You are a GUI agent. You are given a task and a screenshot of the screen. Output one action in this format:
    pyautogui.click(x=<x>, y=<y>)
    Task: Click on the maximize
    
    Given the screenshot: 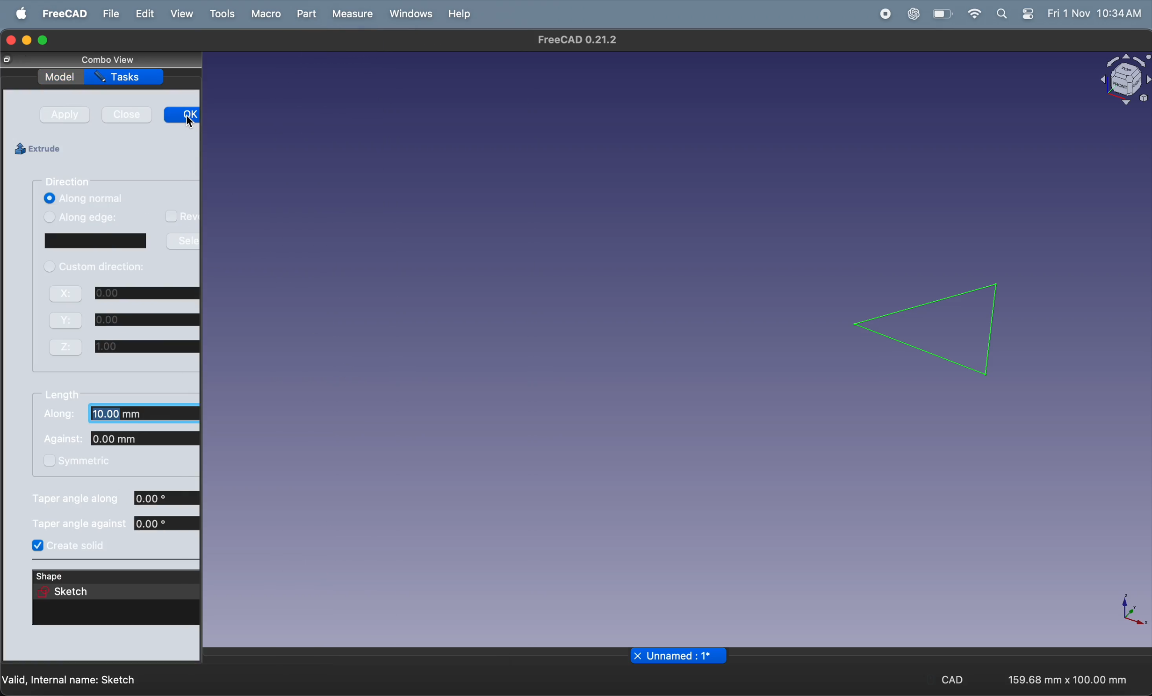 What is the action you would take?
    pyautogui.click(x=43, y=39)
    